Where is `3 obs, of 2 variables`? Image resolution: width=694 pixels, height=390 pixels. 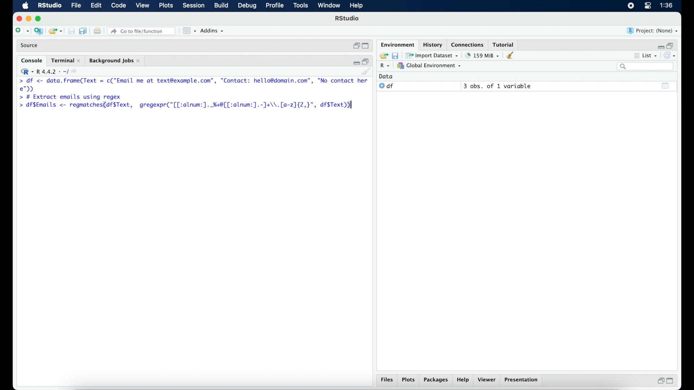
3 obs, of 2 variables is located at coordinates (499, 86).